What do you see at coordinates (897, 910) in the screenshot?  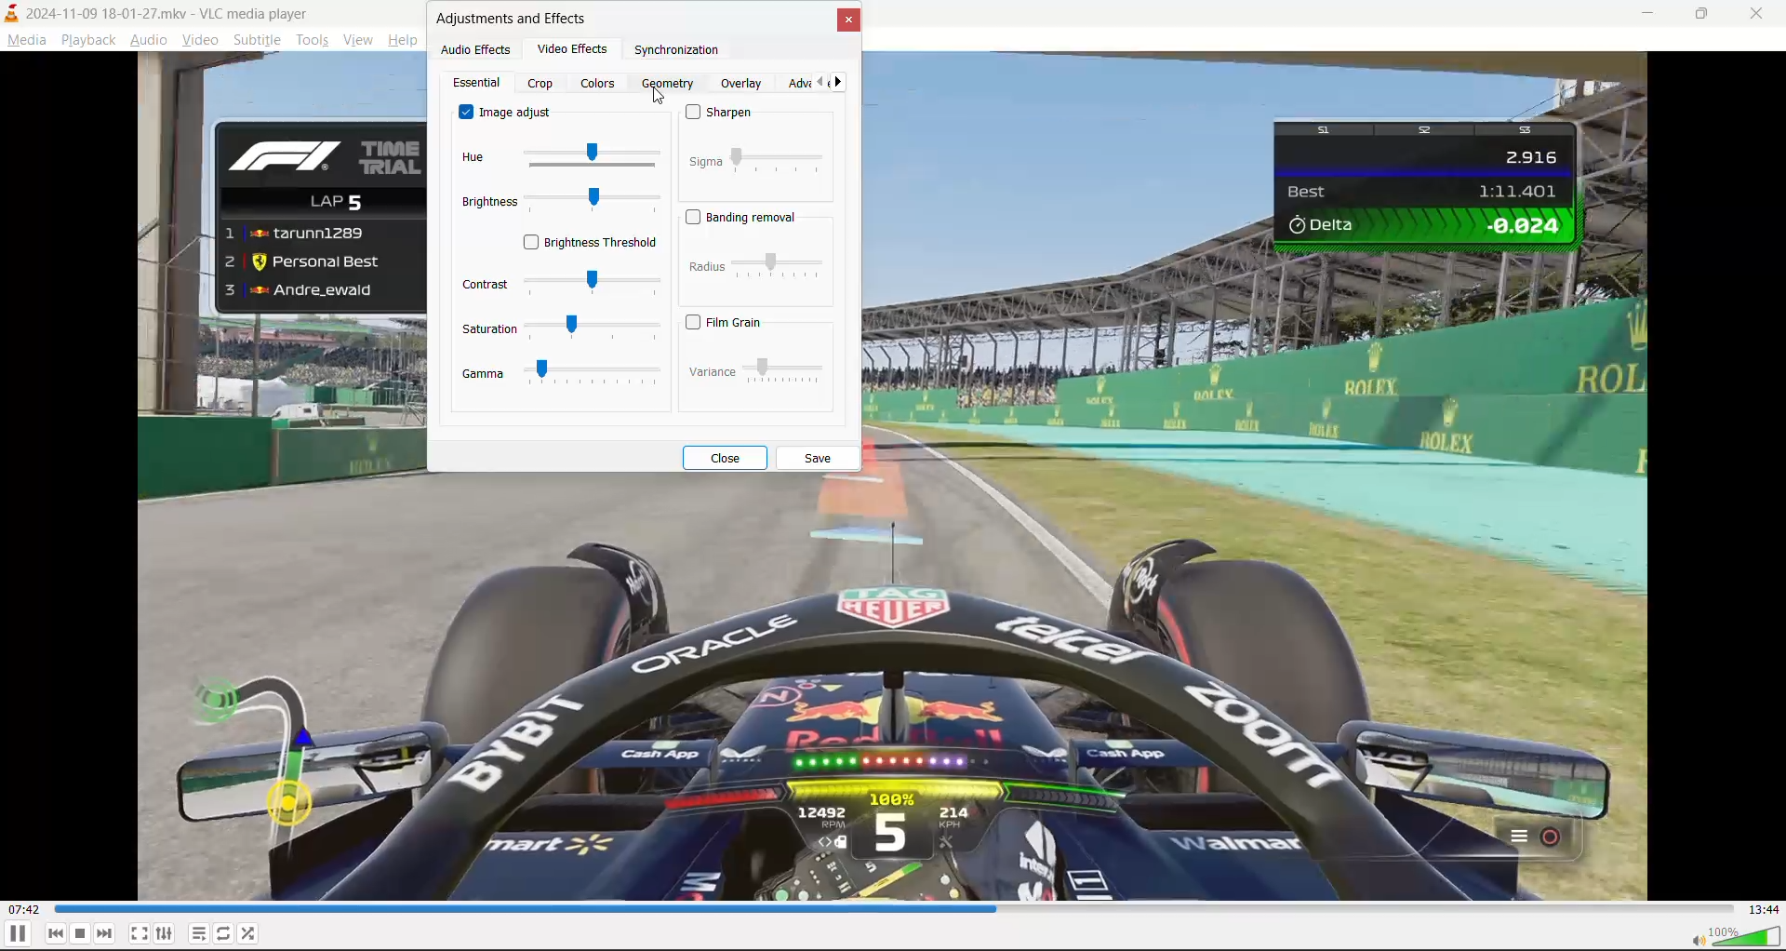 I see `track slider` at bounding box center [897, 910].